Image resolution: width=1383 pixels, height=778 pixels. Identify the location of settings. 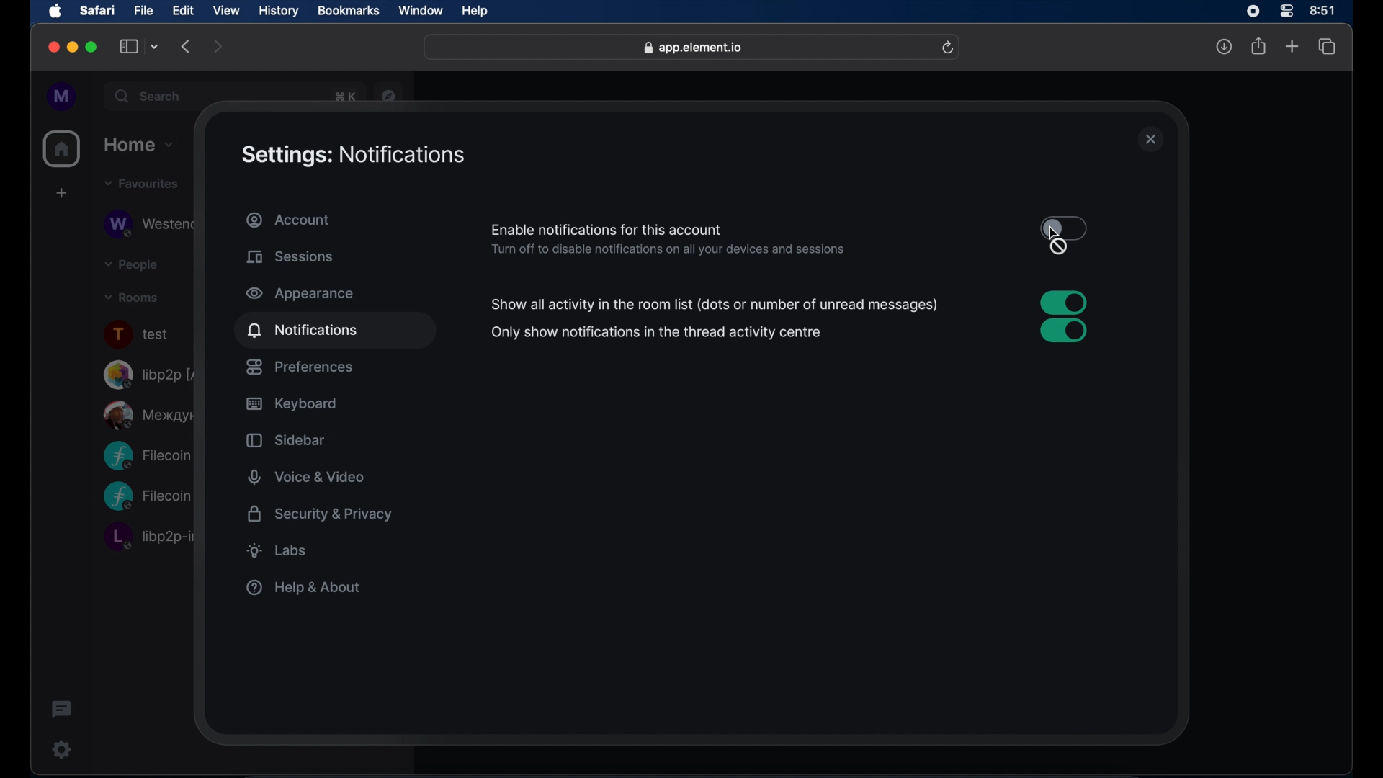
(61, 751).